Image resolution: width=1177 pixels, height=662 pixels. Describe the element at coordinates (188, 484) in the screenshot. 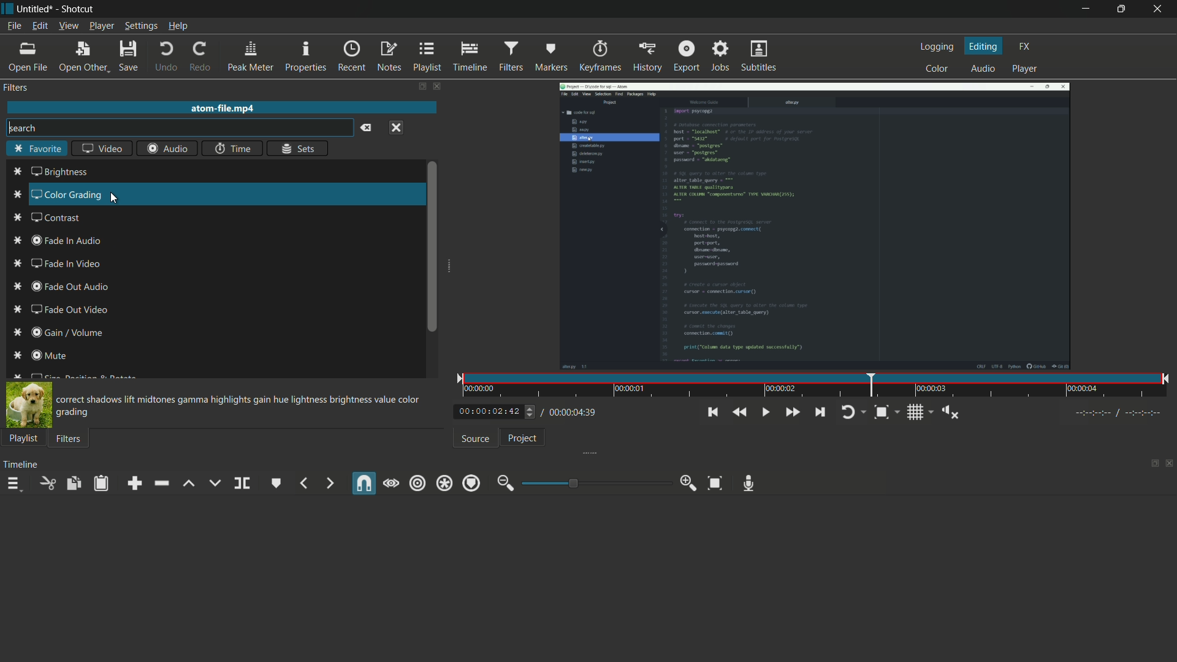

I see `lift` at that location.